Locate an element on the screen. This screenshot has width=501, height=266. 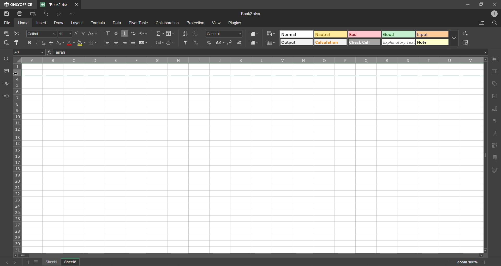
customize quick access toolbar is located at coordinates (72, 14).